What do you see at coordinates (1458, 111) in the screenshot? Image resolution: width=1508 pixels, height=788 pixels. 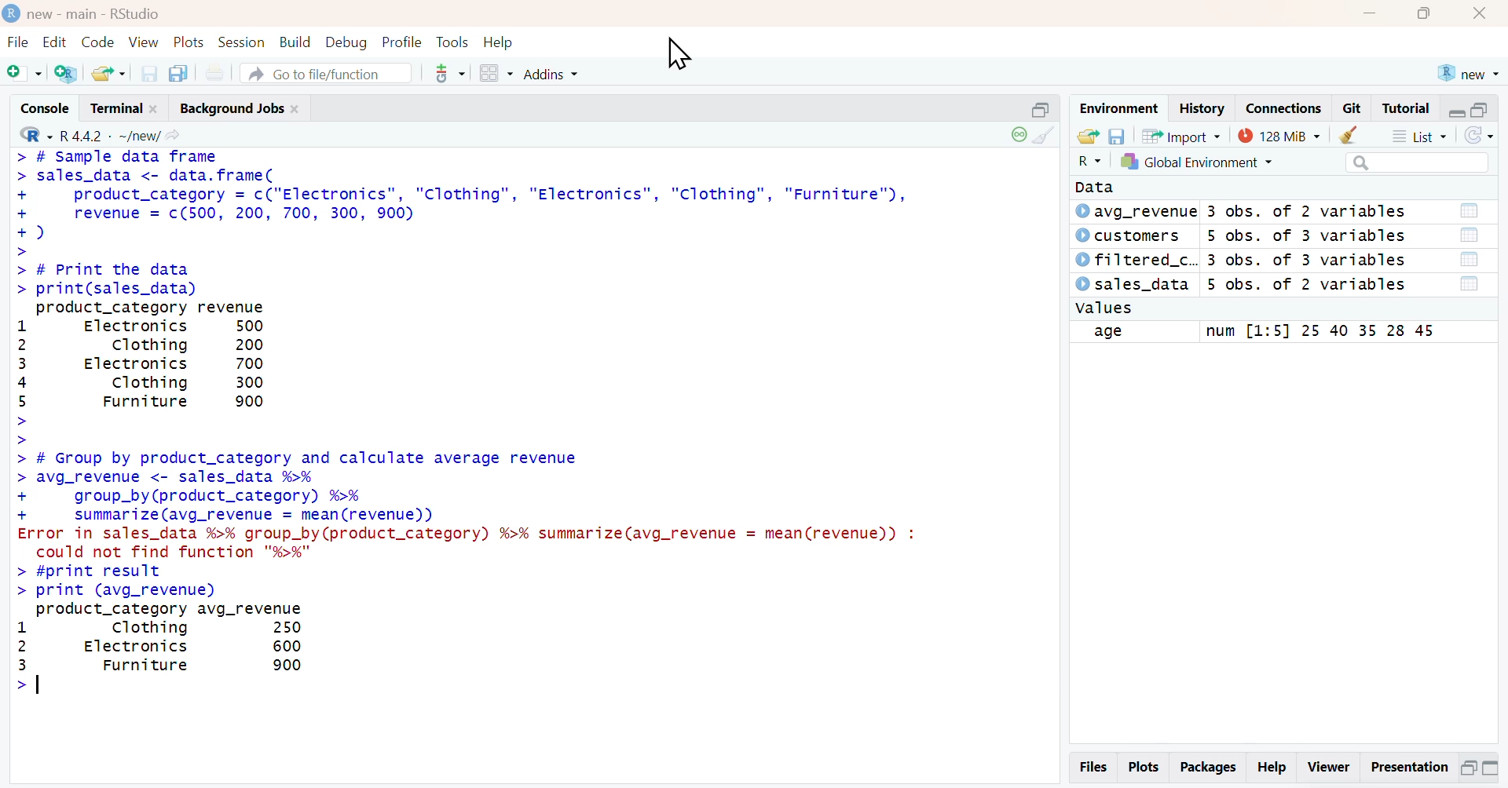 I see `minimize pane` at bounding box center [1458, 111].